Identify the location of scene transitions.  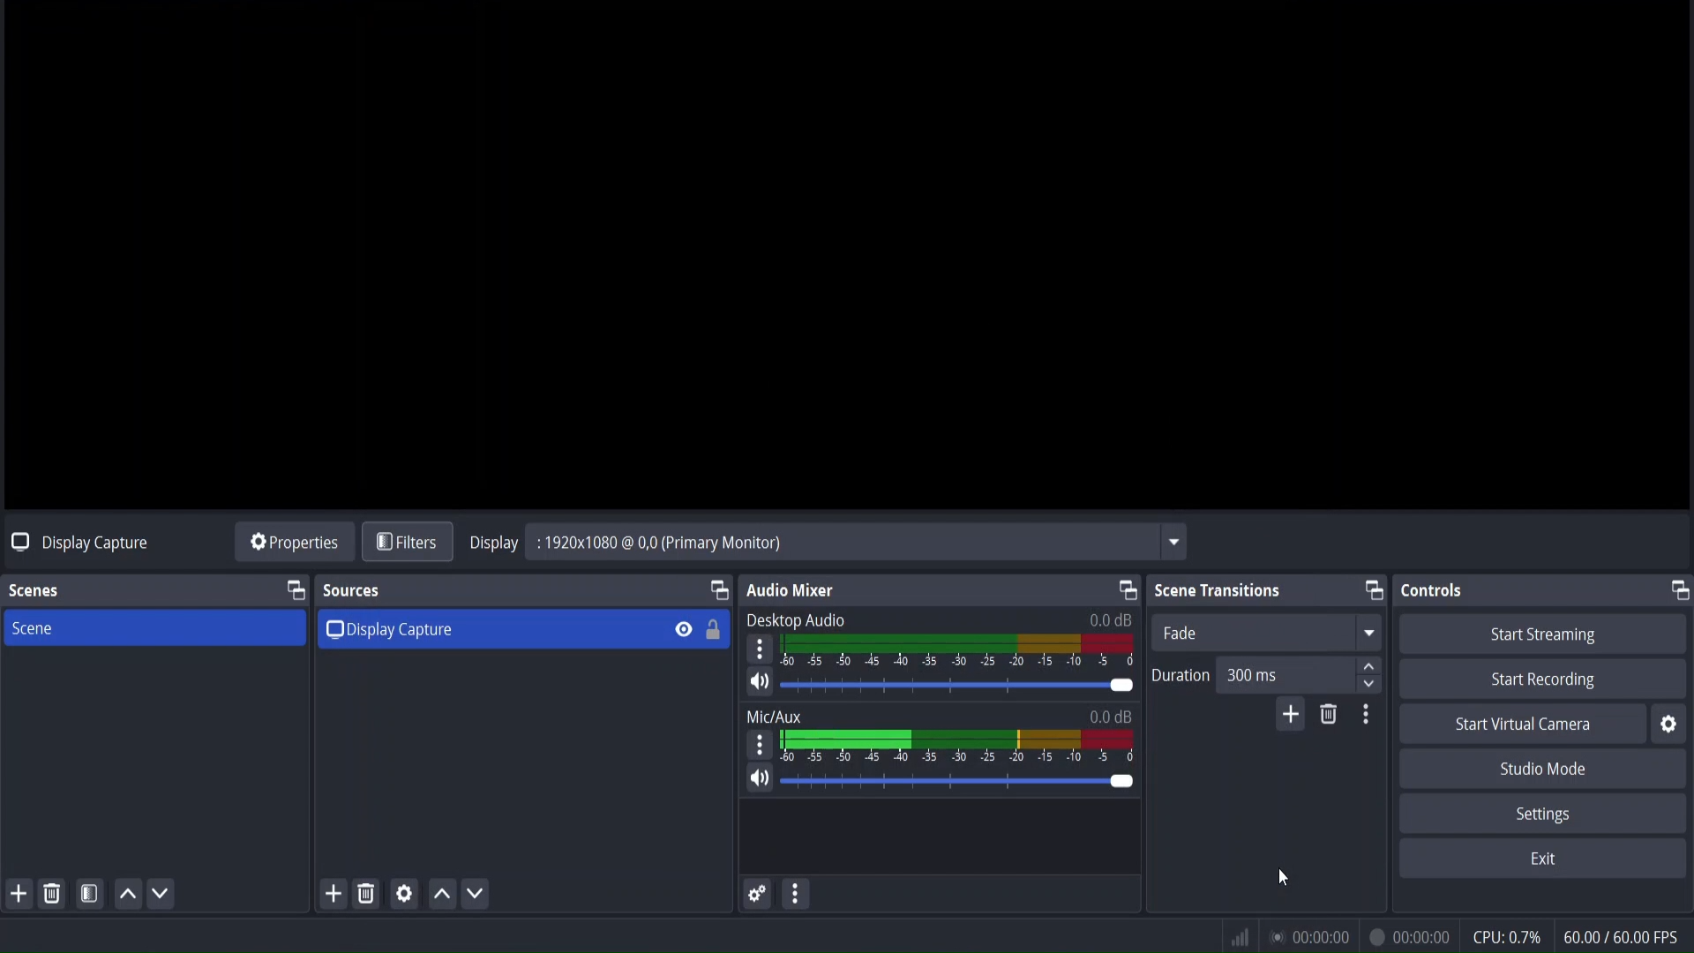
(1220, 591).